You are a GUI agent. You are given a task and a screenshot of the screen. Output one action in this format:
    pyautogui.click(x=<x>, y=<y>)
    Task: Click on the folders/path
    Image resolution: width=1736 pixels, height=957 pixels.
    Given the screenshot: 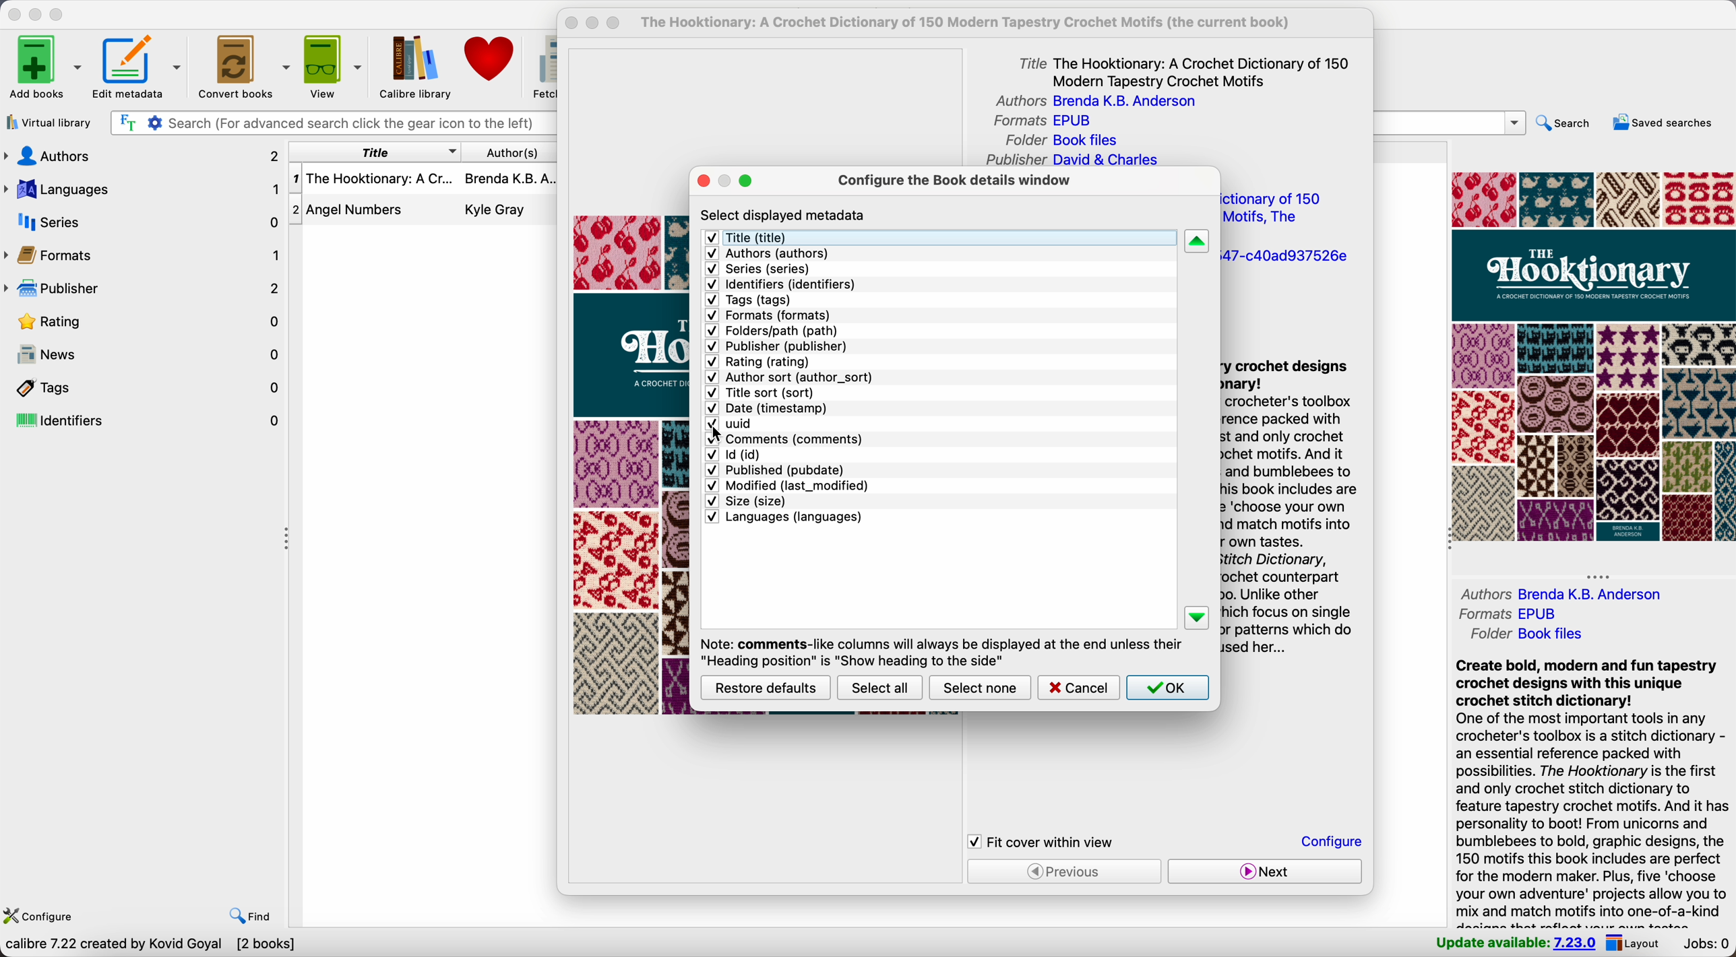 What is the action you would take?
    pyautogui.click(x=774, y=331)
    